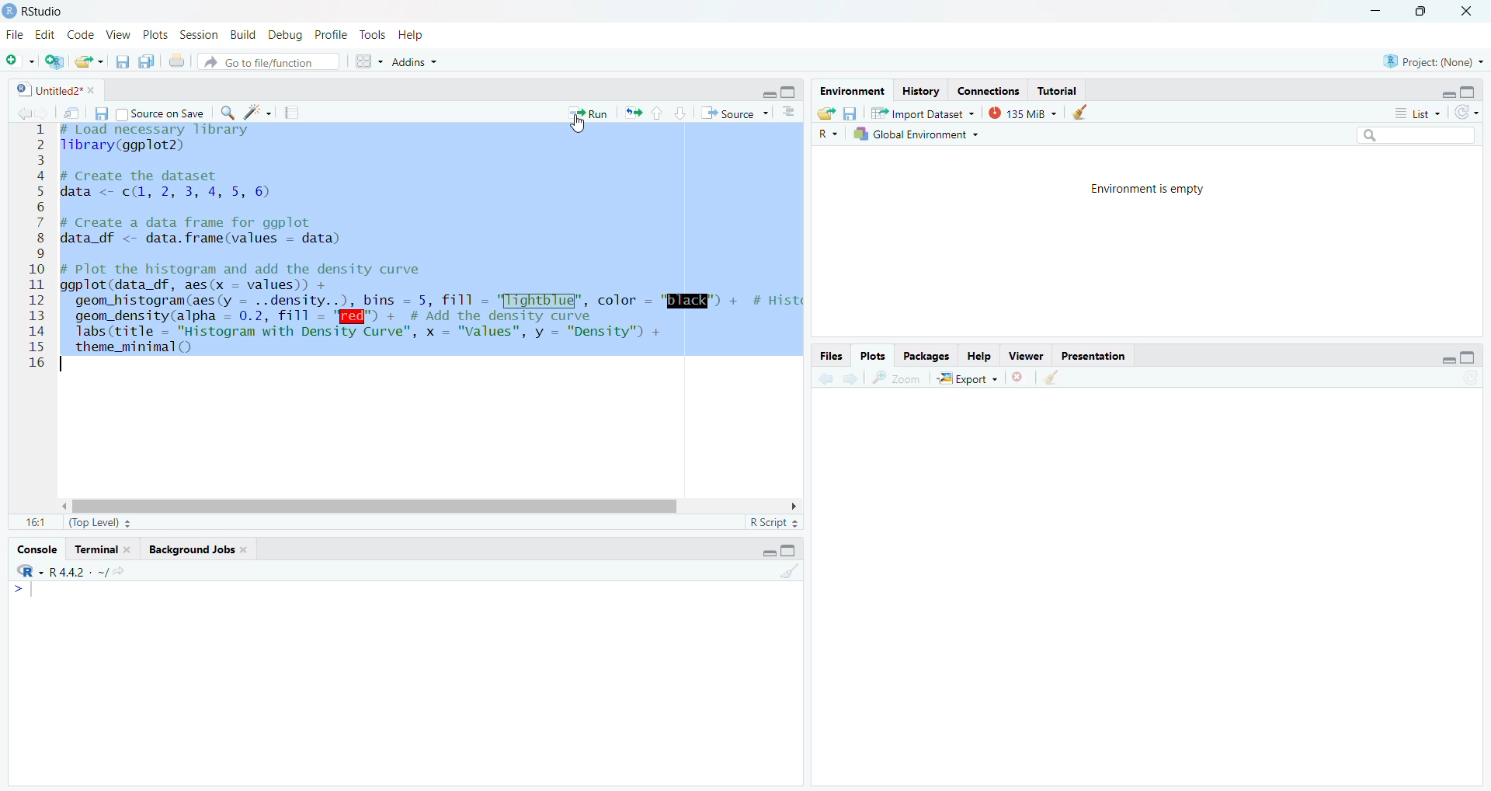 The image size is (1491, 791). I want to click on workspace panes, so click(372, 61).